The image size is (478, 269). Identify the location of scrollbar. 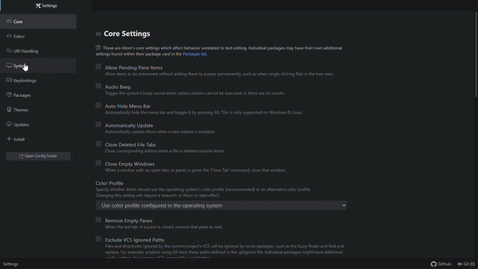
(475, 60).